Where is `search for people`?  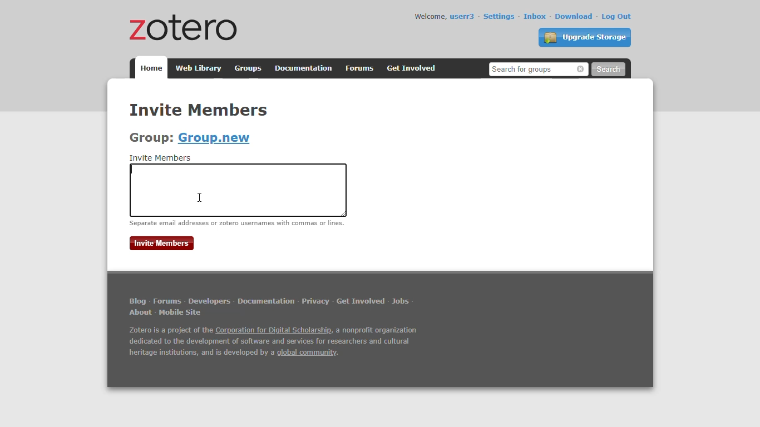
search for people is located at coordinates (537, 69).